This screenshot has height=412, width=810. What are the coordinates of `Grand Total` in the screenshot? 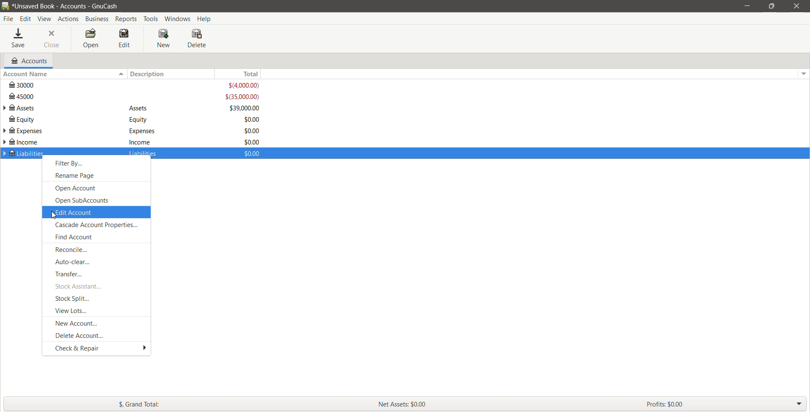 It's located at (184, 404).